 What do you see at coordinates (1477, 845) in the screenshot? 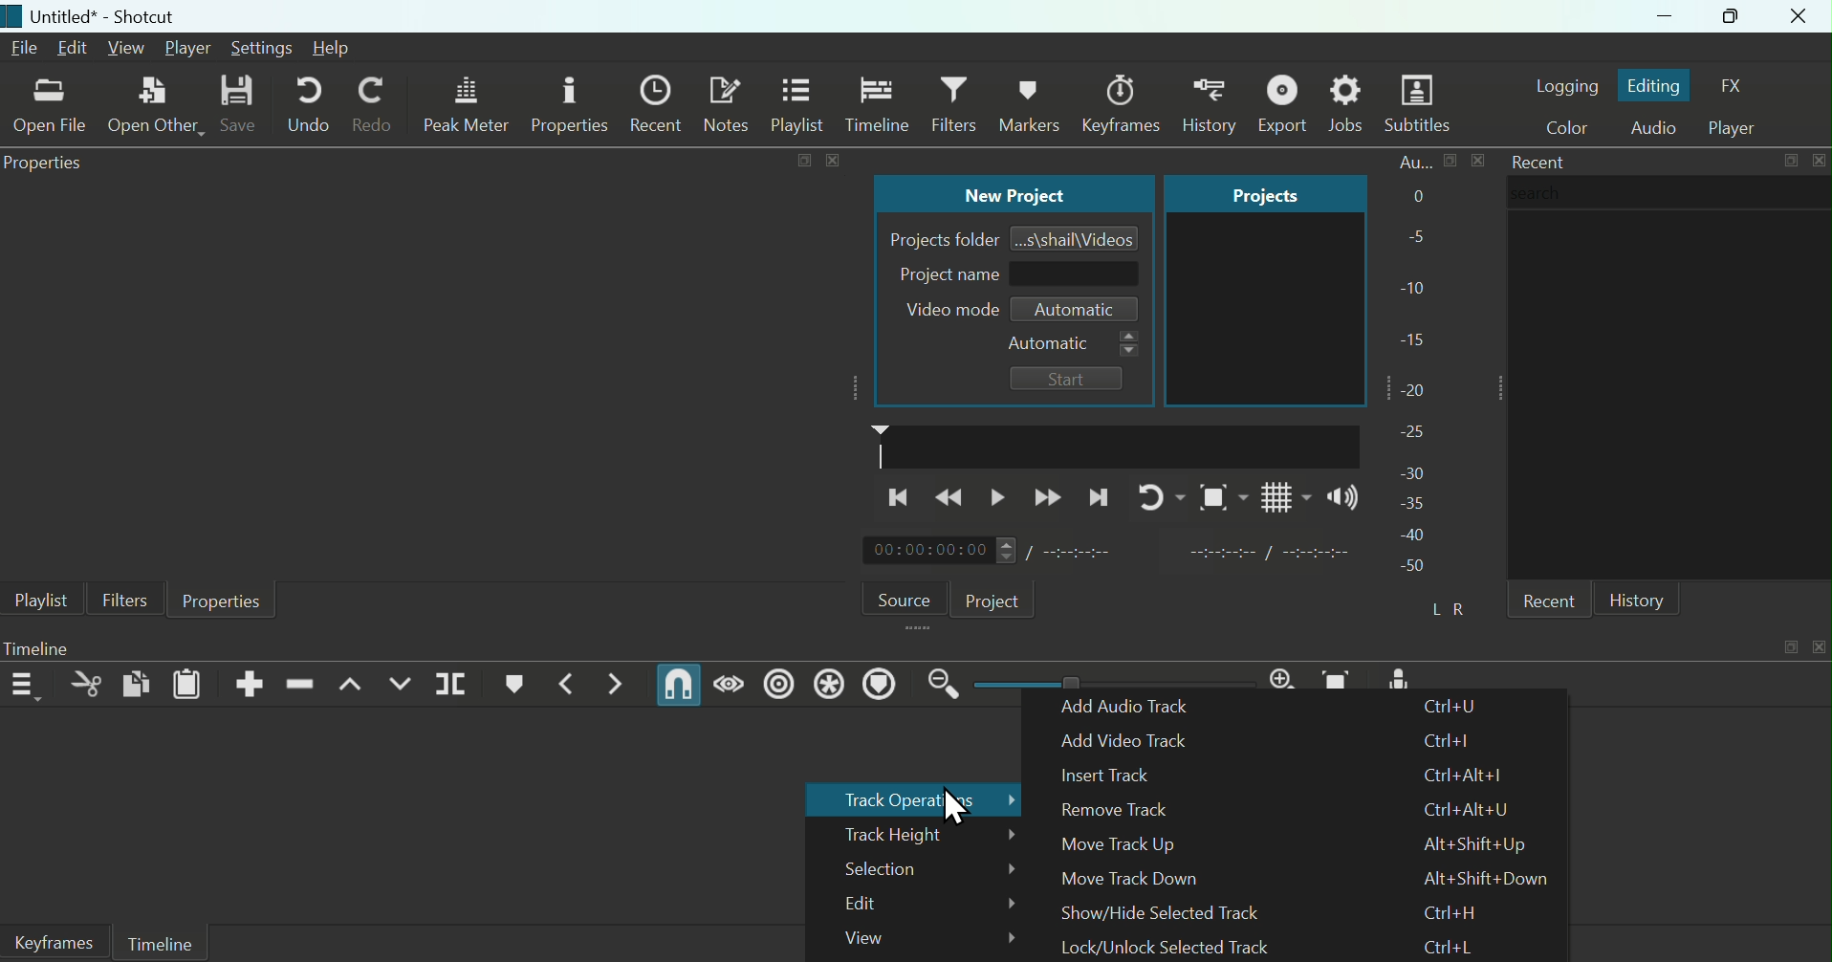
I see `Alt+Shift+Up` at bounding box center [1477, 845].